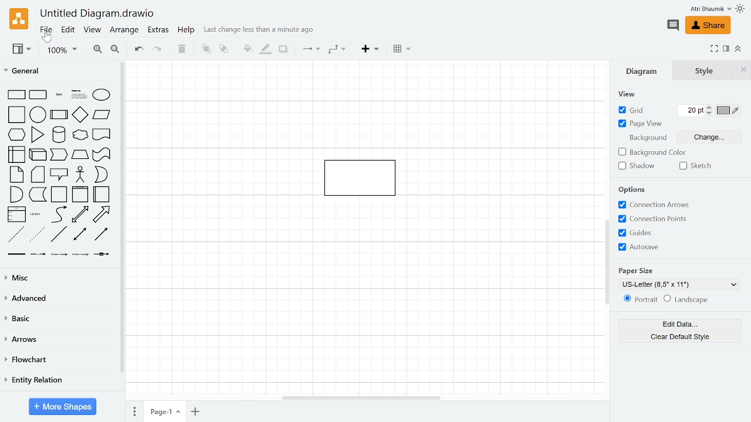 This screenshot has height=422, width=751. I want to click on Redo, so click(157, 50).